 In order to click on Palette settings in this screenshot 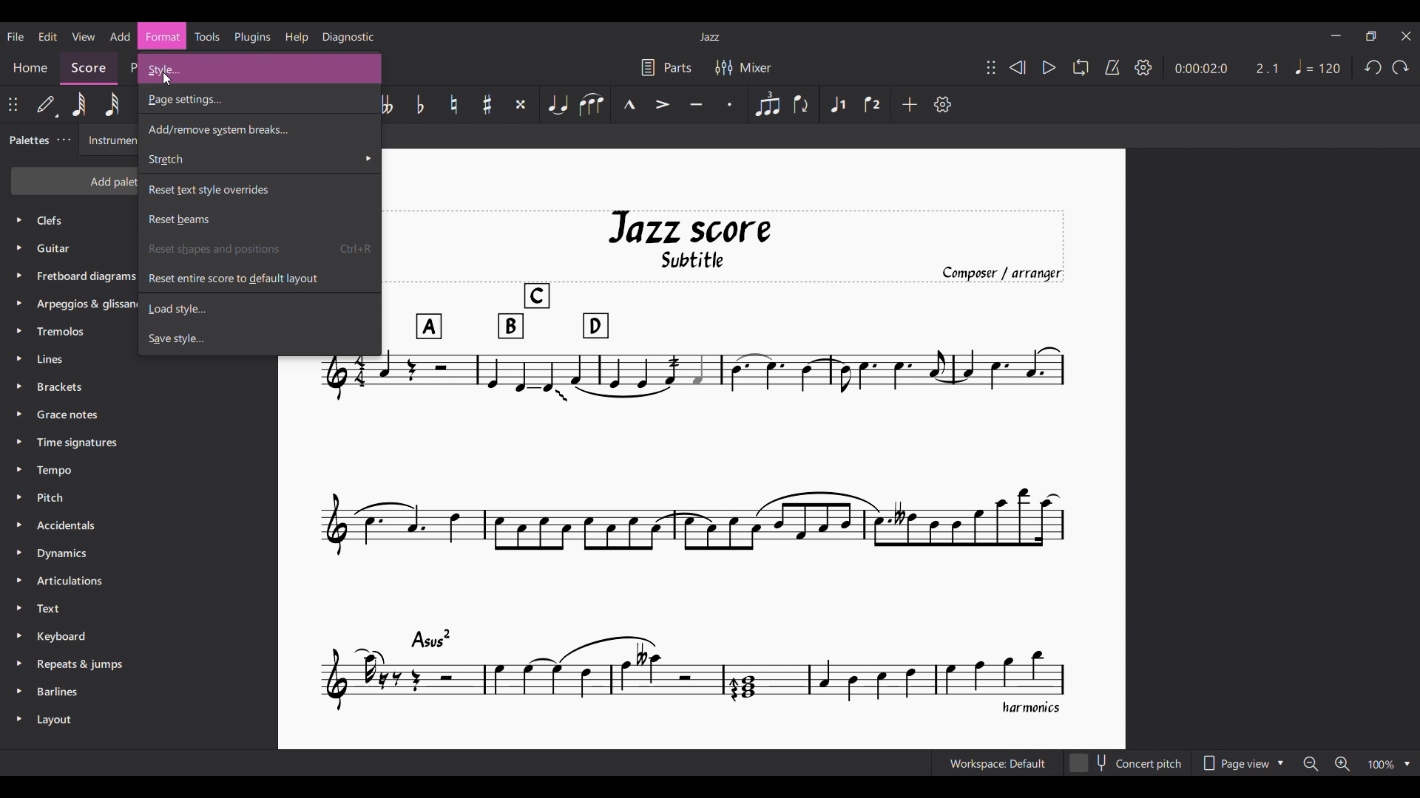, I will do `click(64, 140)`.